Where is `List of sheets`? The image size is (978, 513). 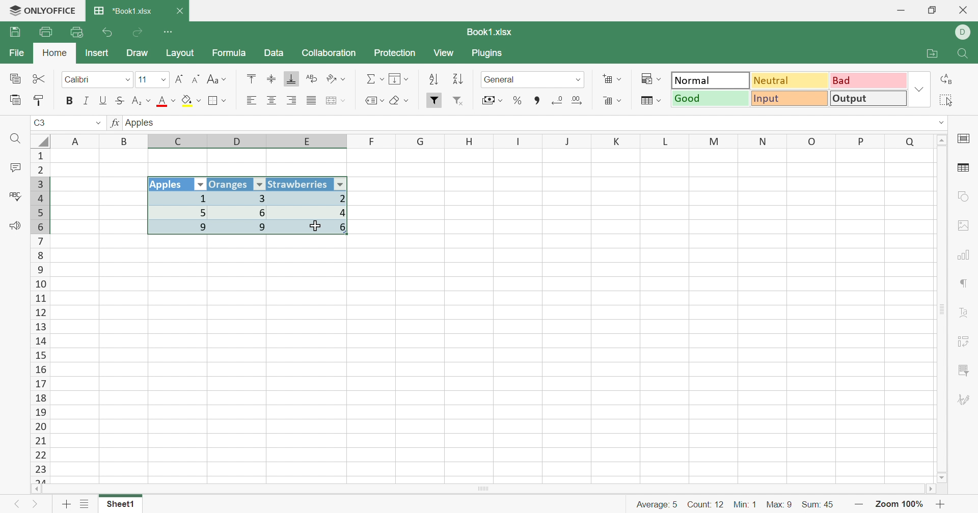 List of sheets is located at coordinates (84, 504).